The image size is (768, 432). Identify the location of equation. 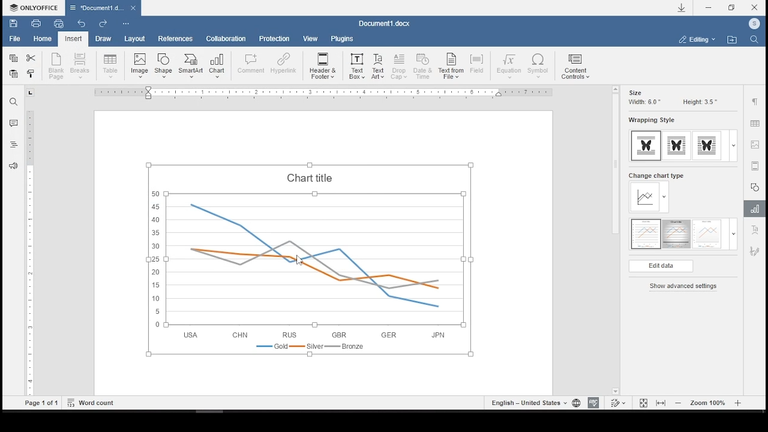
(509, 66).